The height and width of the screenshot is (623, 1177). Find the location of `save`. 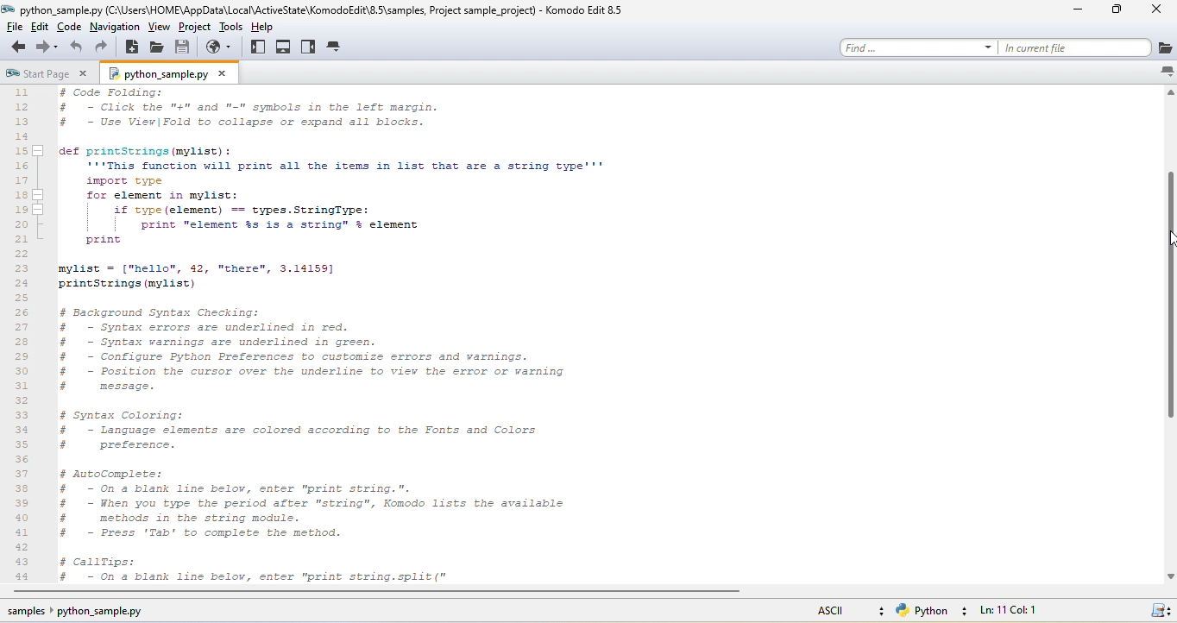

save is located at coordinates (184, 48).